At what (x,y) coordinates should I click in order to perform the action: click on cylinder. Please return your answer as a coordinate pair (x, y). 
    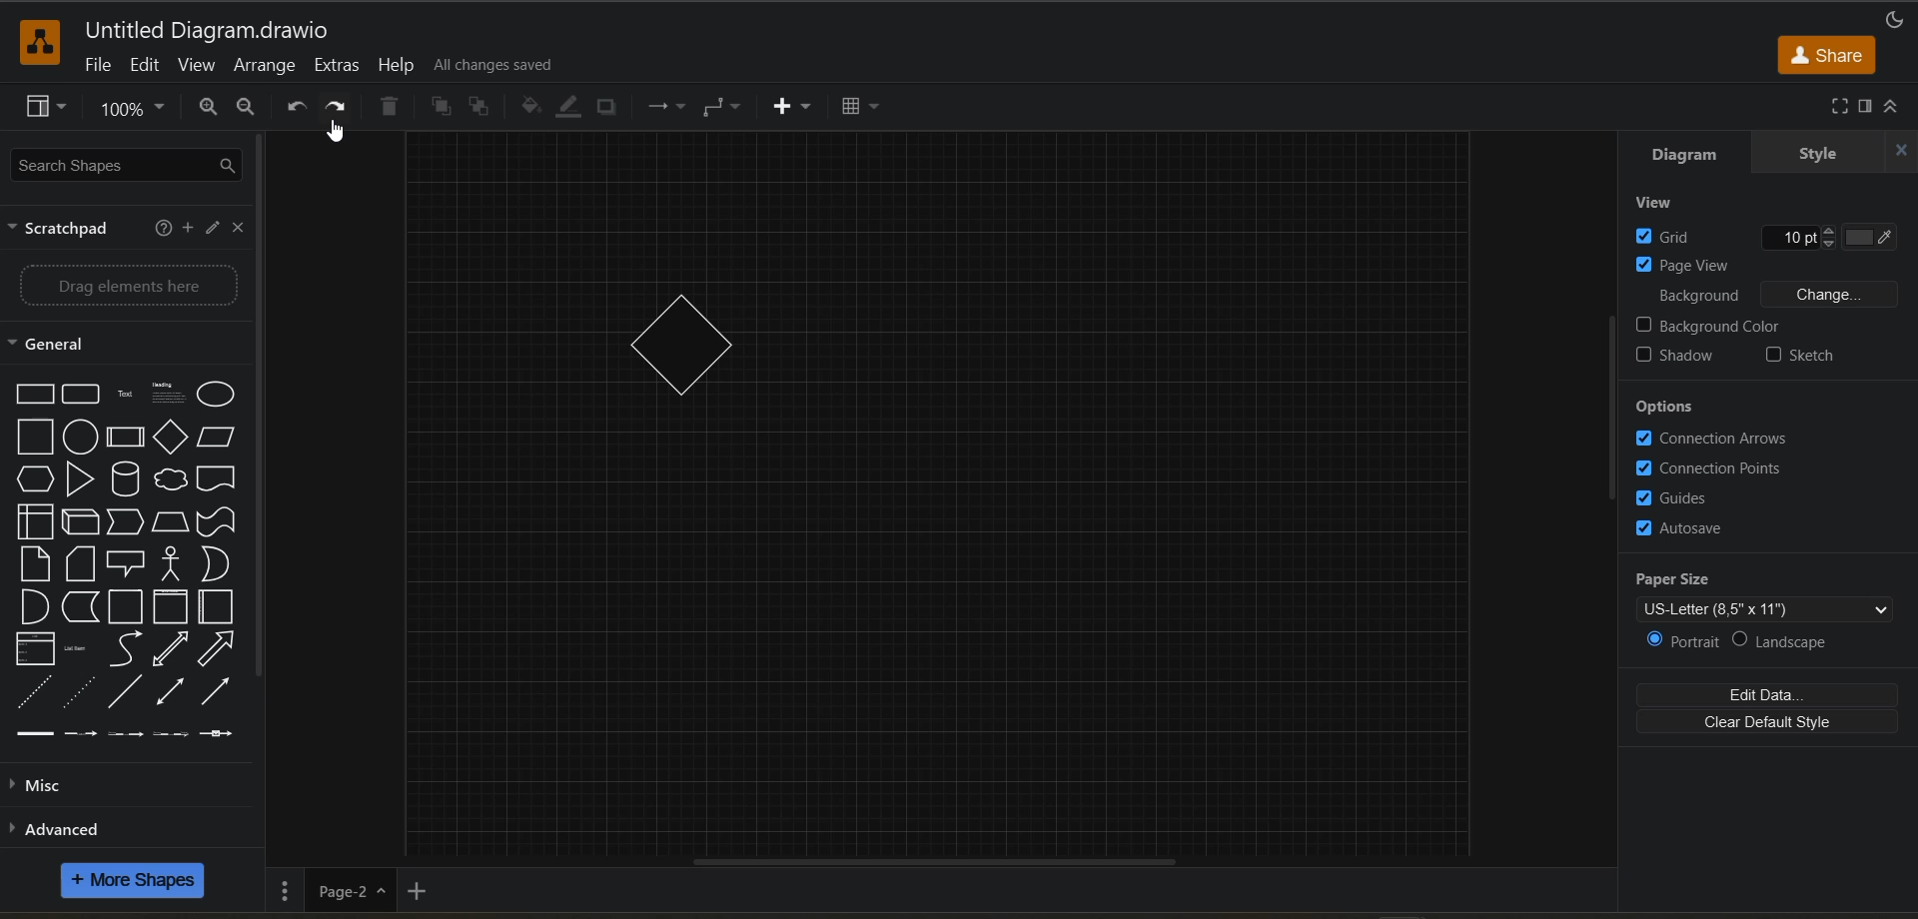
    Looking at the image, I should click on (123, 478).